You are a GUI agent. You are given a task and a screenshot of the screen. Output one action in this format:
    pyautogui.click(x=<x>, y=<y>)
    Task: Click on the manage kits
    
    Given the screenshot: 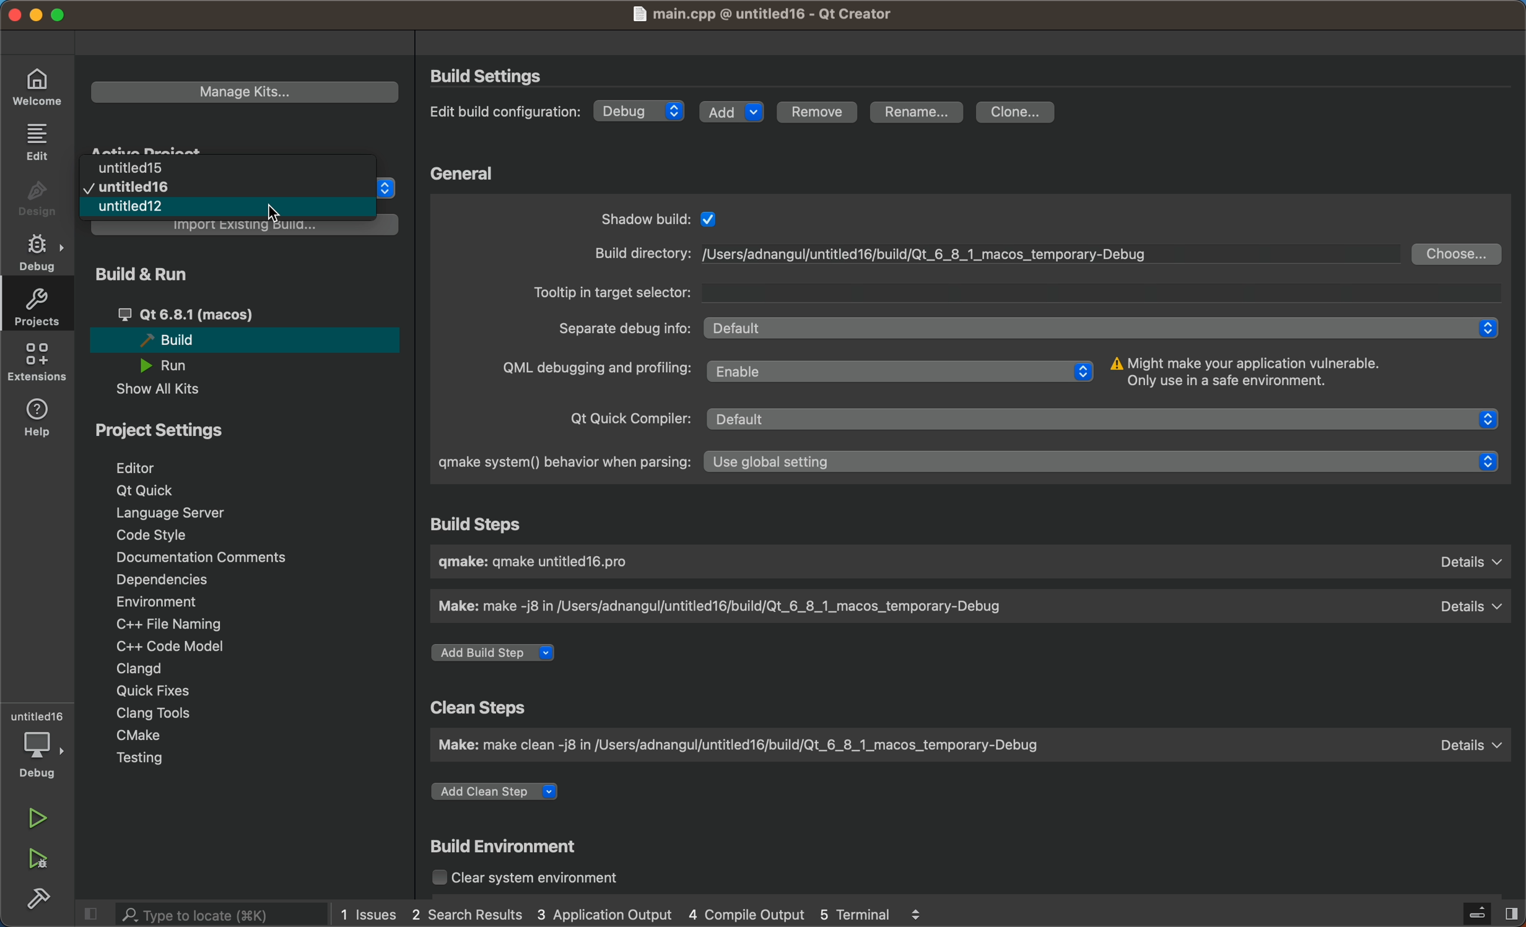 What is the action you would take?
    pyautogui.click(x=247, y=90)
    